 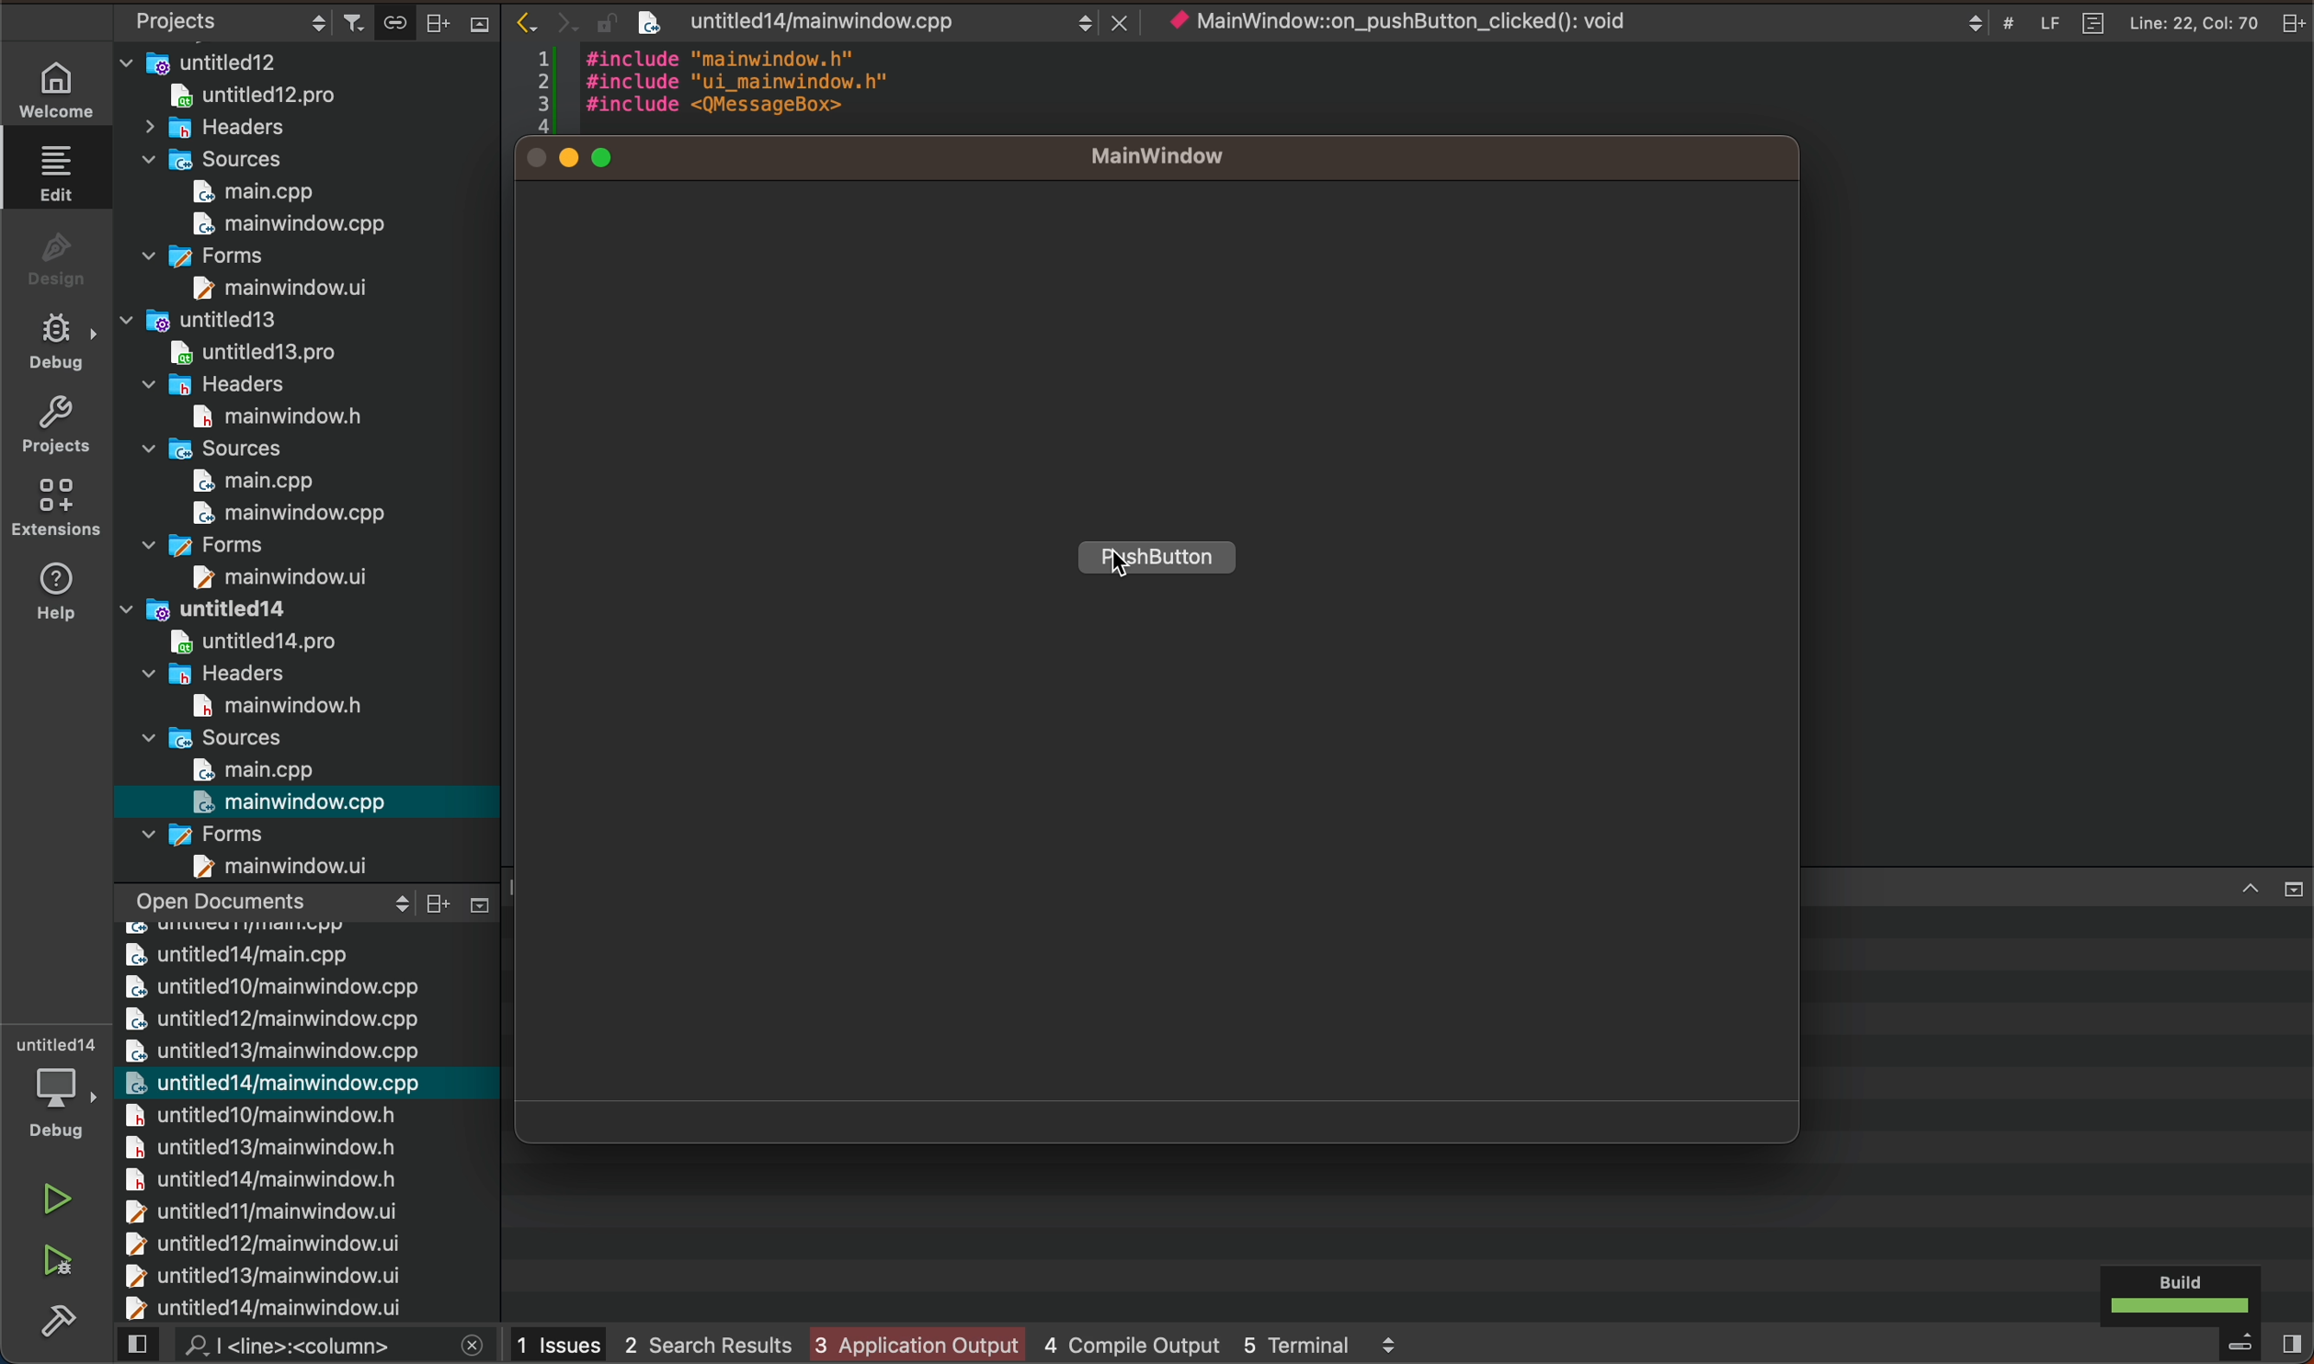 What do you see at coordinates (238, 543) in the screenshot?
I see `forms` at bounding box center [238, 543].